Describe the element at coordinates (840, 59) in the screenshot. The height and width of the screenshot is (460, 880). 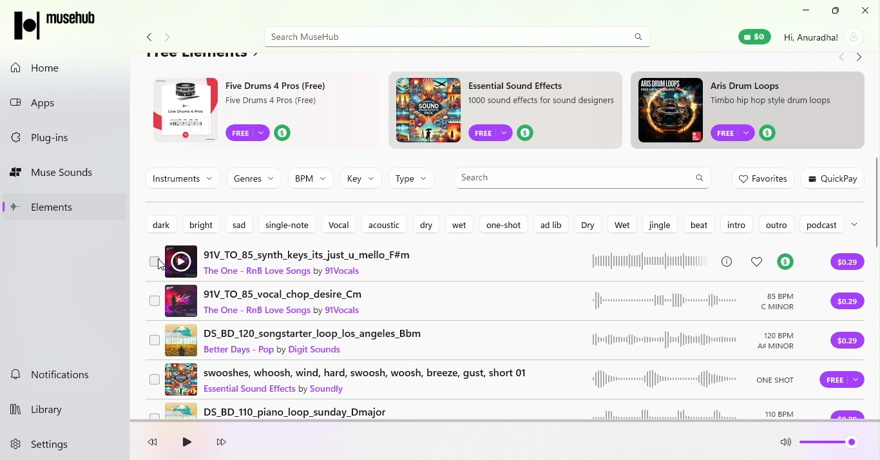
I see `Navigate back` at that location.